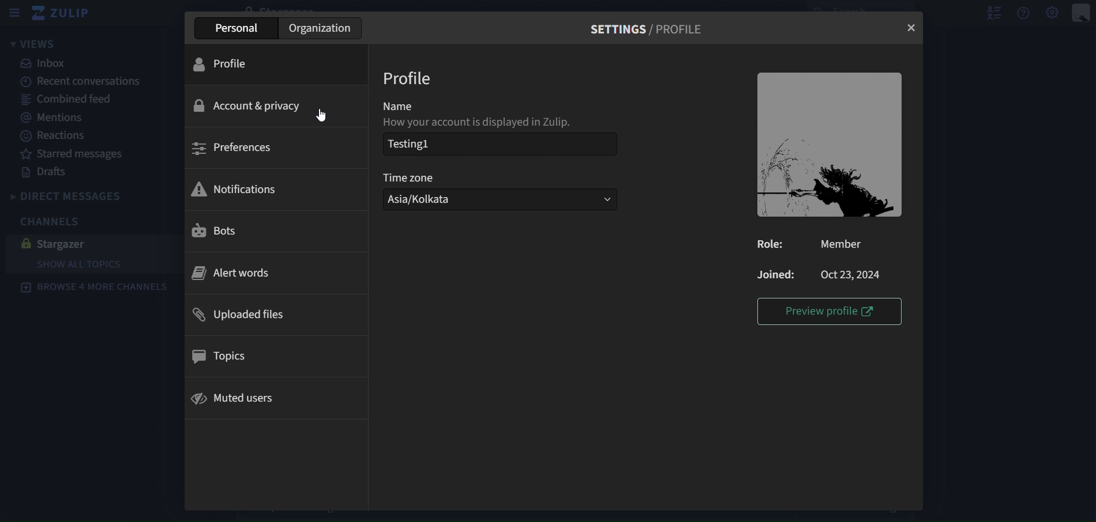  I want to click on browse 4 more channels, so click(92, 287).